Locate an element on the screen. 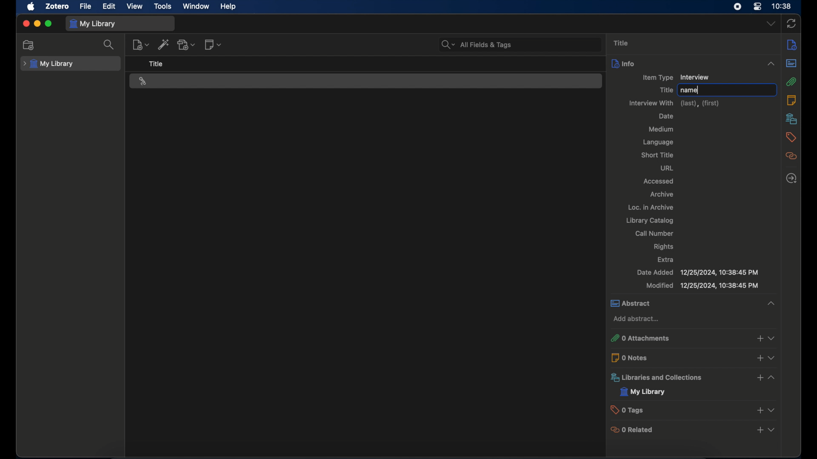 The height and width of the screenshot is (459, 817). attachments is located at coordinates (791, 82).